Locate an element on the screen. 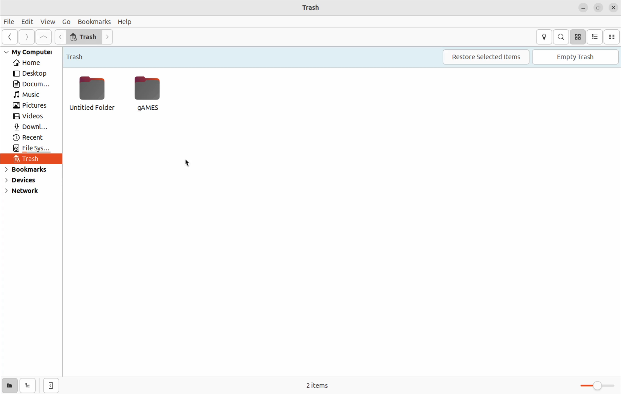  Help is located at coordinates (127, 22).